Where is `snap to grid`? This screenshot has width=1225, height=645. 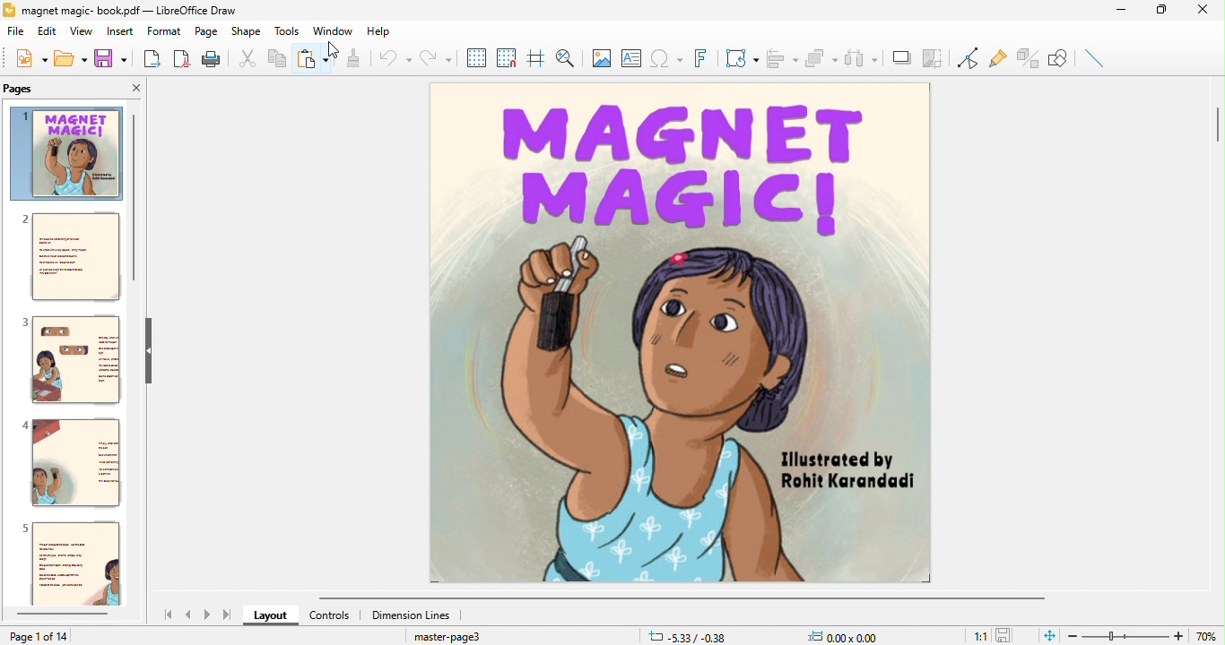 snap to grid is located at coordinates (506, 59).